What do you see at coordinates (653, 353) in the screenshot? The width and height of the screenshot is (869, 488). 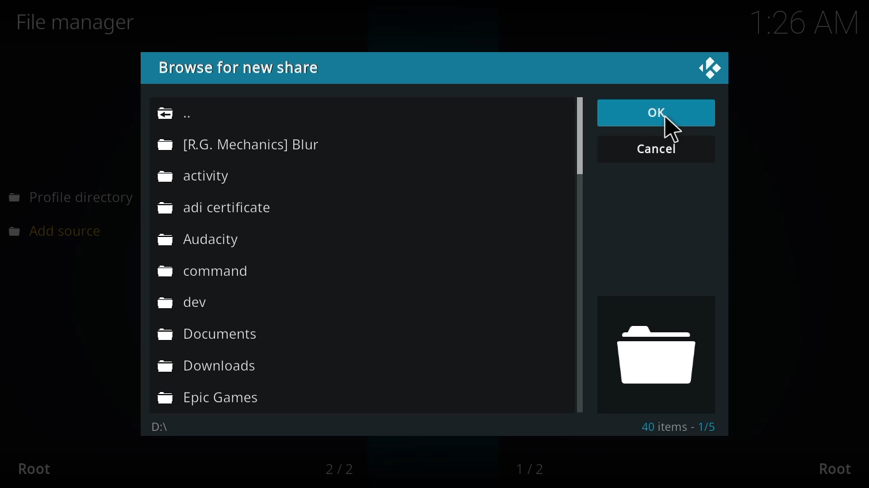 I see `d` at bounding box center [653, 353].